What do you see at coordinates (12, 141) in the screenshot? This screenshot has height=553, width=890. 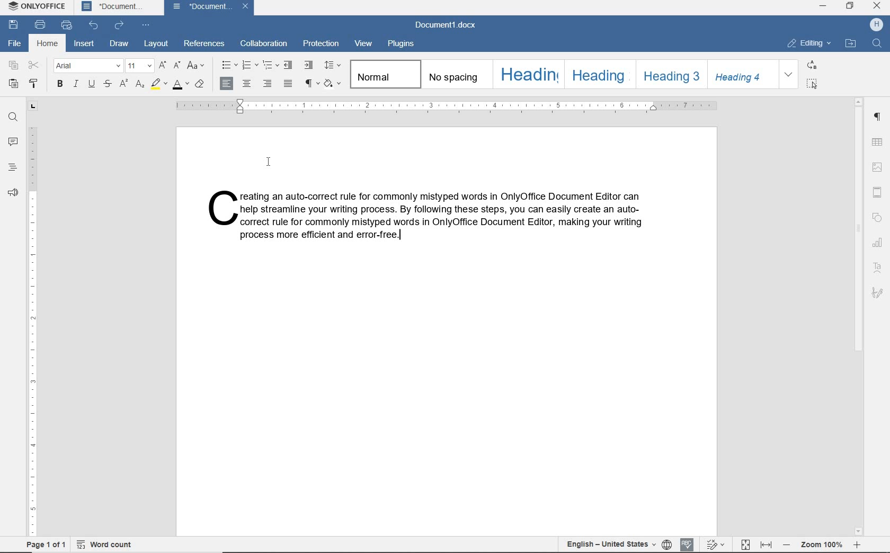 I see `COMMENTS` at bounding box center [12, 141].